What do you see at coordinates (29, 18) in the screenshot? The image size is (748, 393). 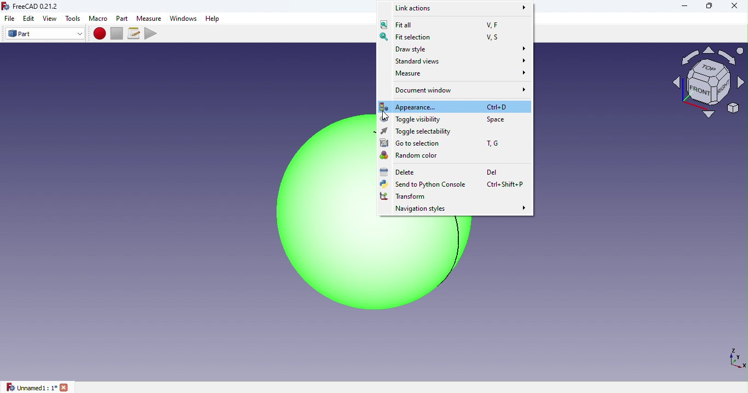 I see `Edit` at bounding box center [29, 18].